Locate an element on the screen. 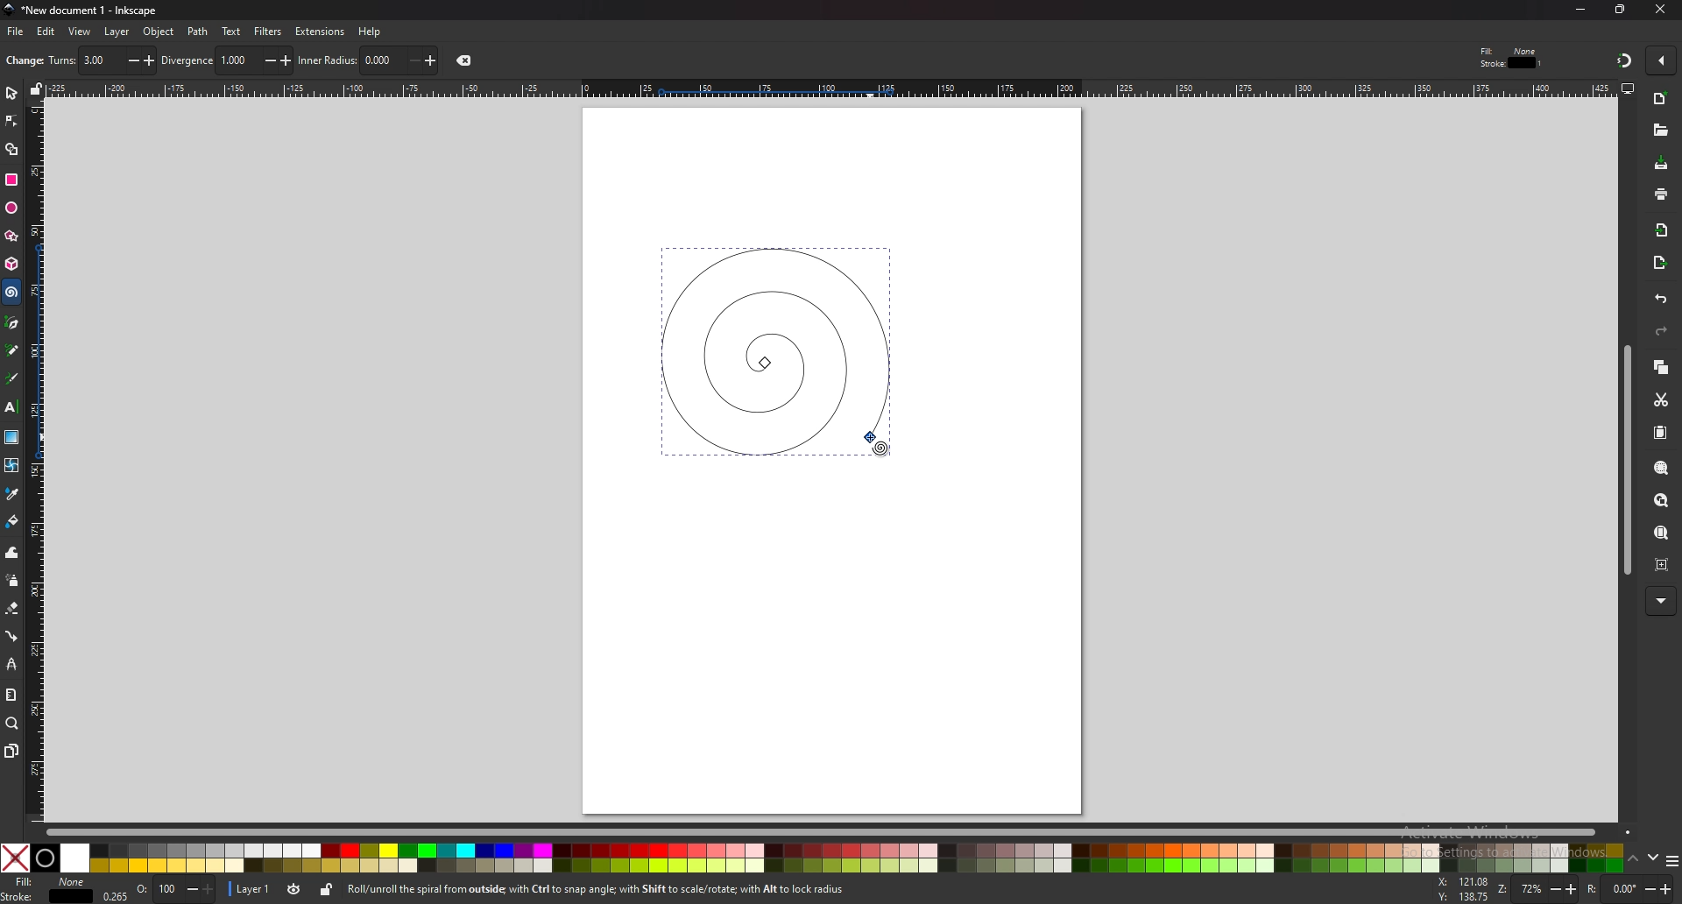 This screenshot has height=904, width=1682. toggle current layer visibility is located at coordinates (295, 889).